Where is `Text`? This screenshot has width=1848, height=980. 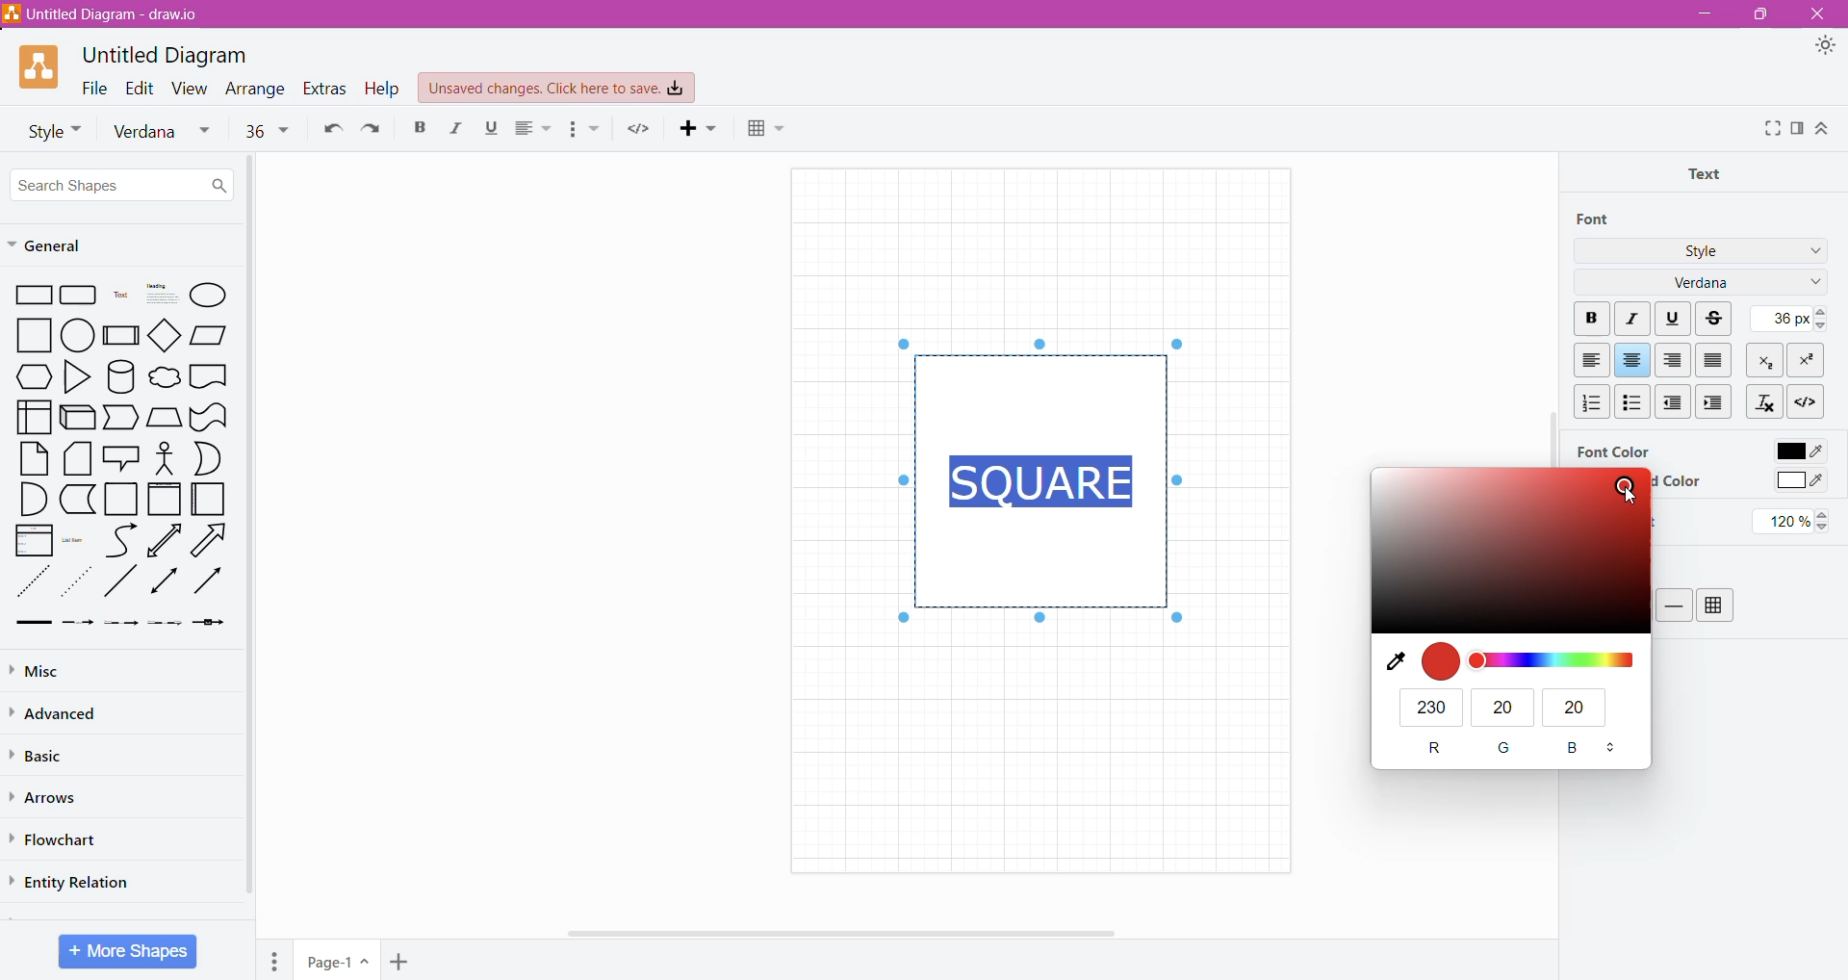
Text is located at coordinates (1710, 172).